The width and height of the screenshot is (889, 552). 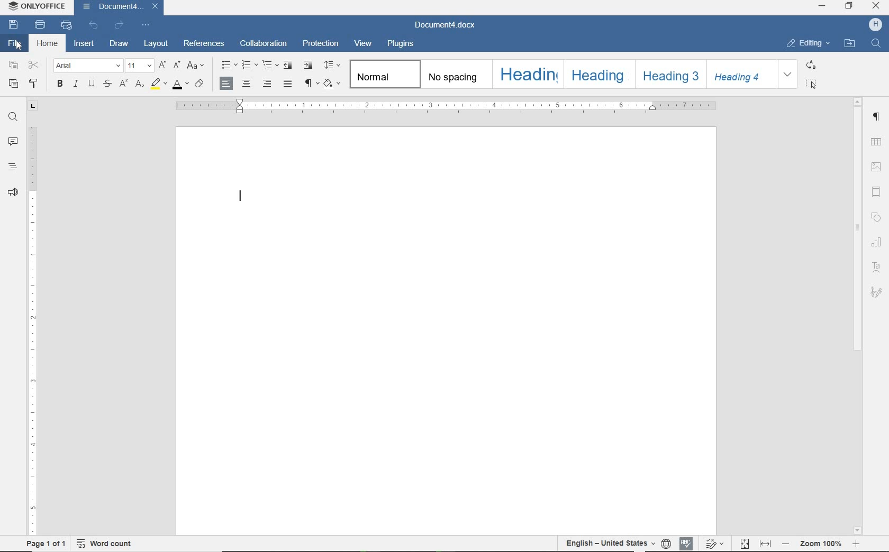 I want to click on track changes, so click(x=715, y=543).